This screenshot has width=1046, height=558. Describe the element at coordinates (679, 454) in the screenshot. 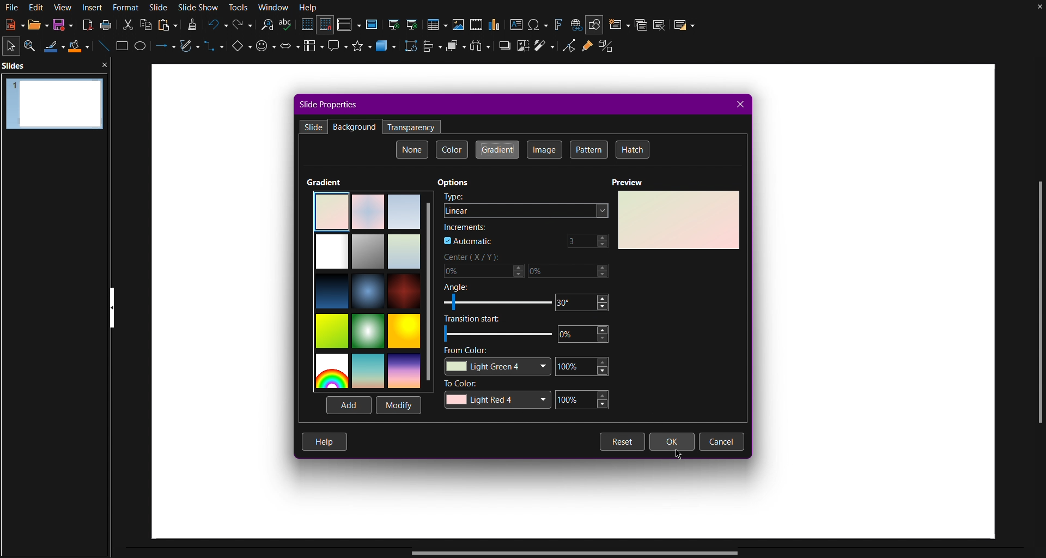

I see `Cursor` at that location.